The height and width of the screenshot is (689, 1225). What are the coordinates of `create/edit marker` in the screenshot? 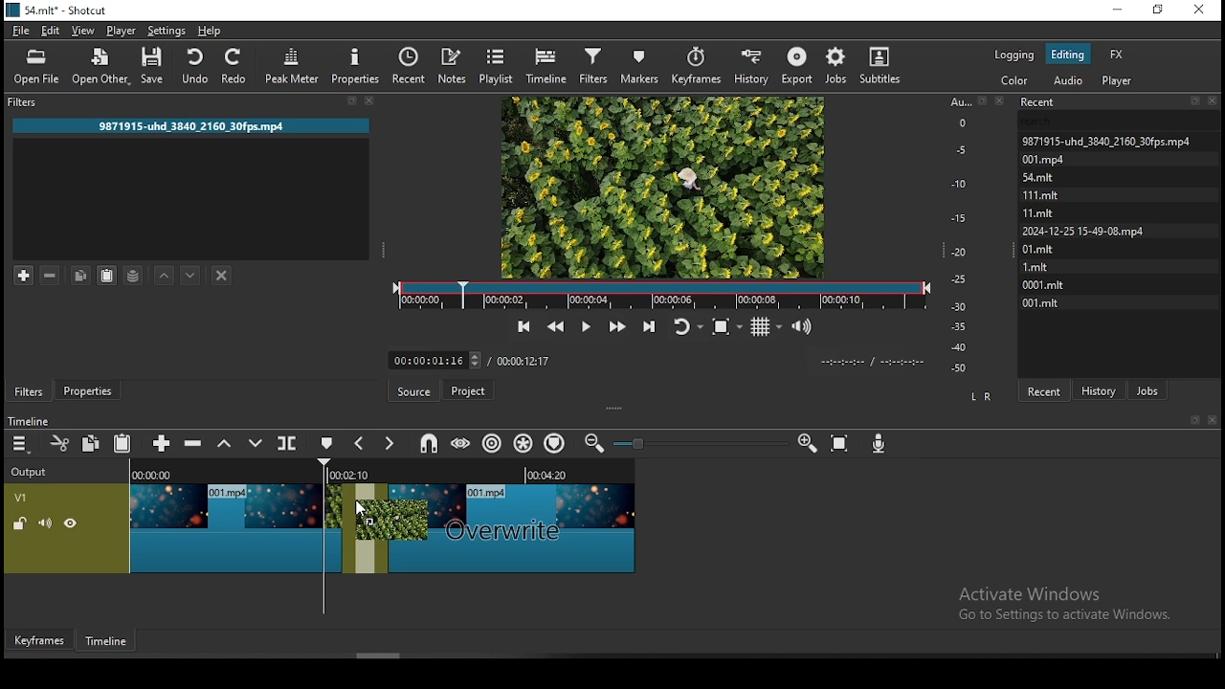 It's located at (324, 444).